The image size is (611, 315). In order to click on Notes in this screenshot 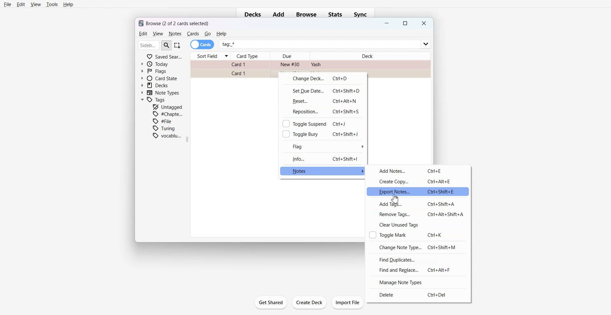, I will do `click(323, 171)`.